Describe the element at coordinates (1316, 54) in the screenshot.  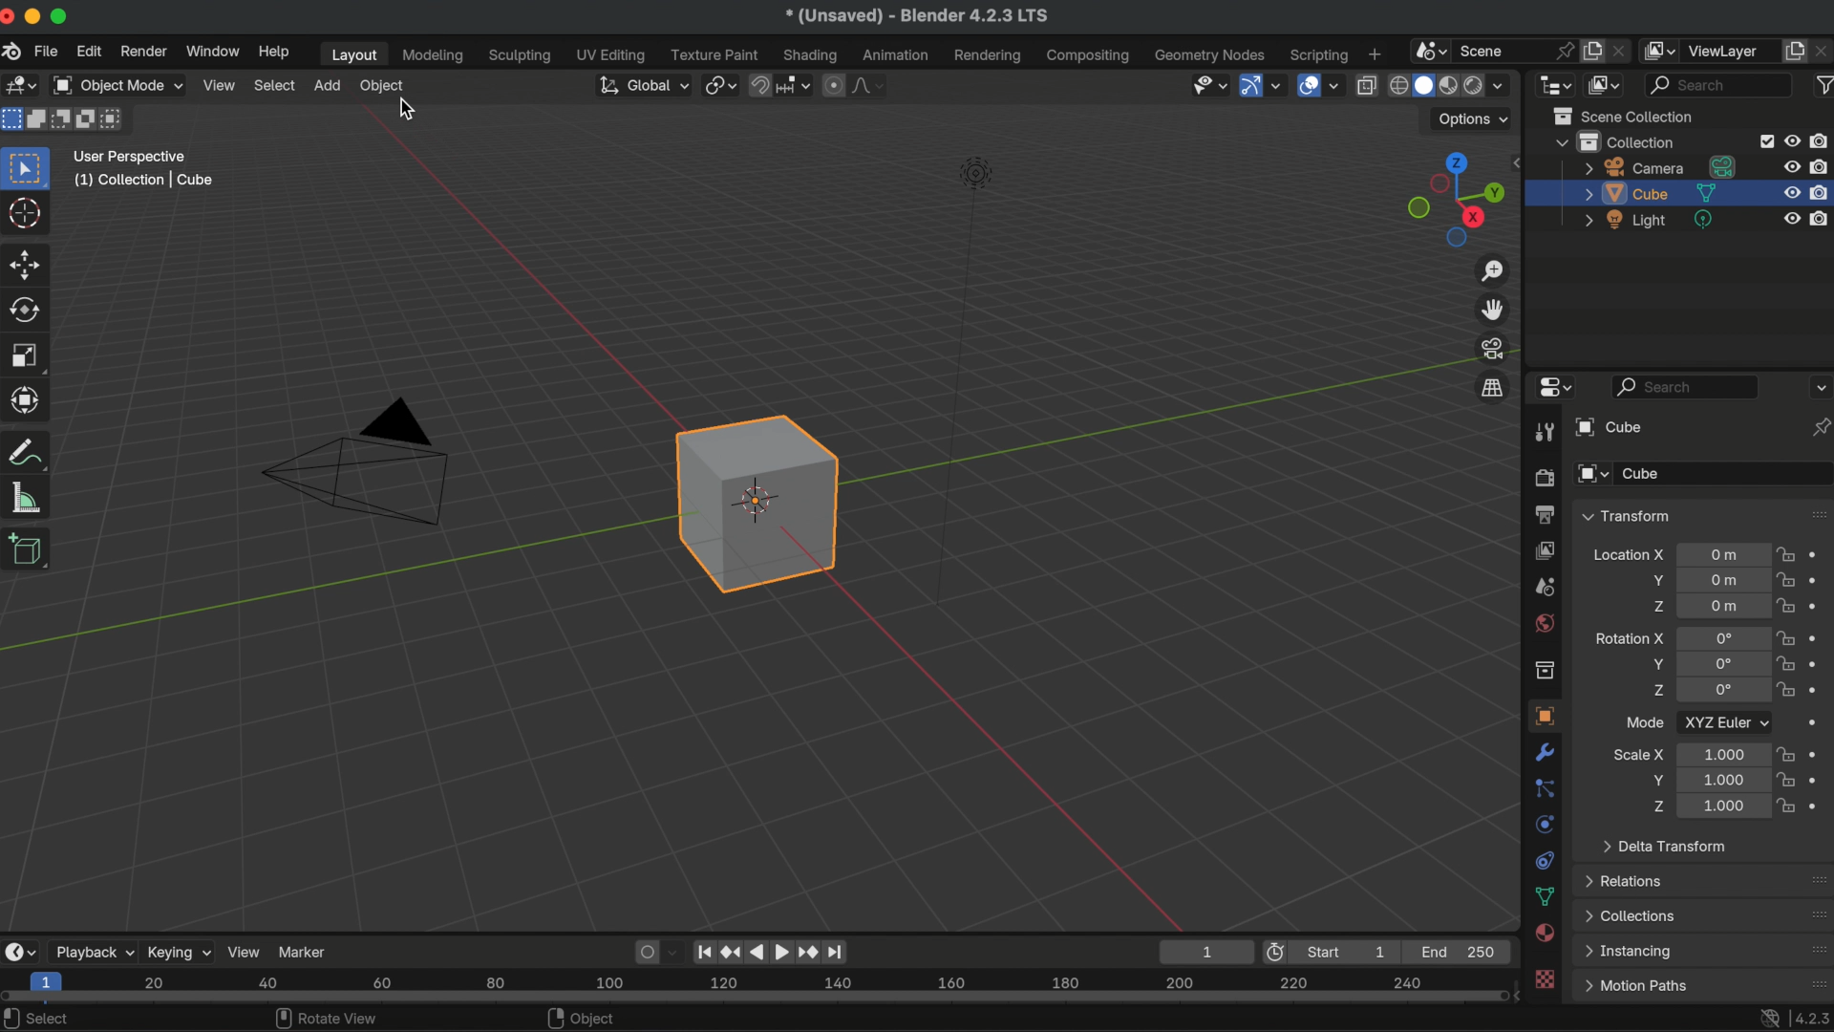
I see `scripting` at that location.